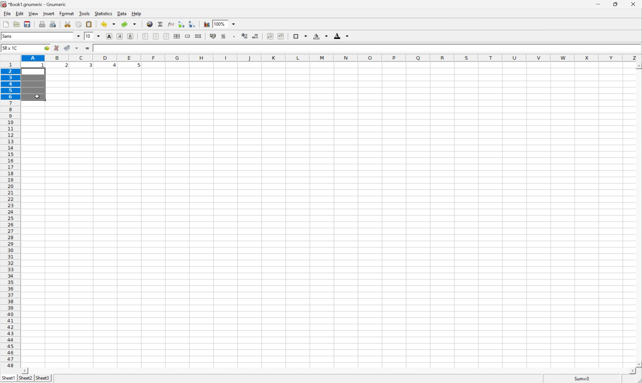 This screenshot has width=642, height=383. I want to click on insert hyperlink, so click(150, 24).